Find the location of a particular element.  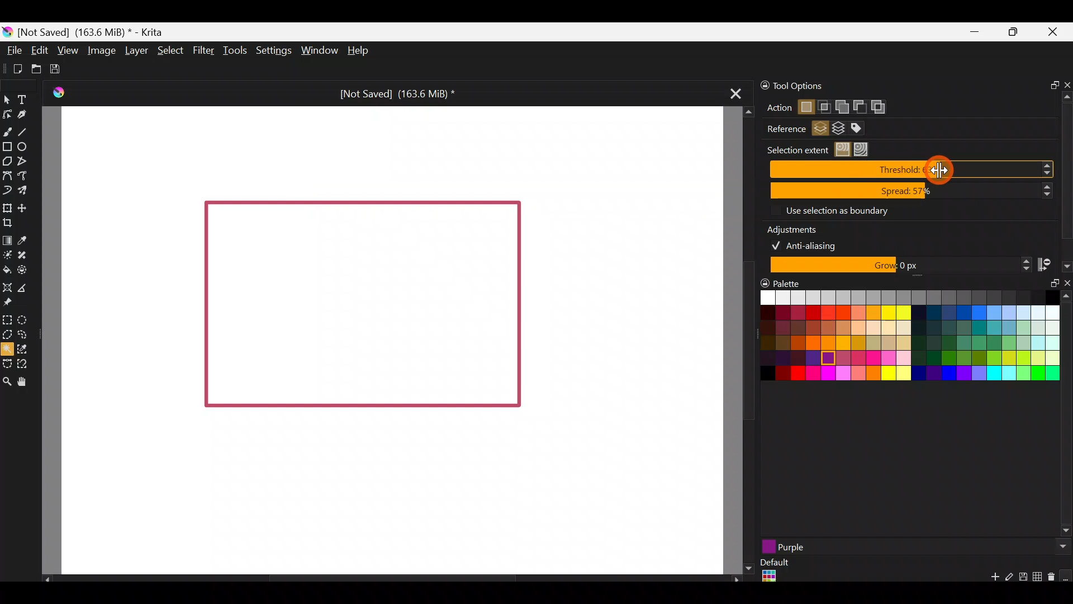

Replace is located at coordinates (805, 108).